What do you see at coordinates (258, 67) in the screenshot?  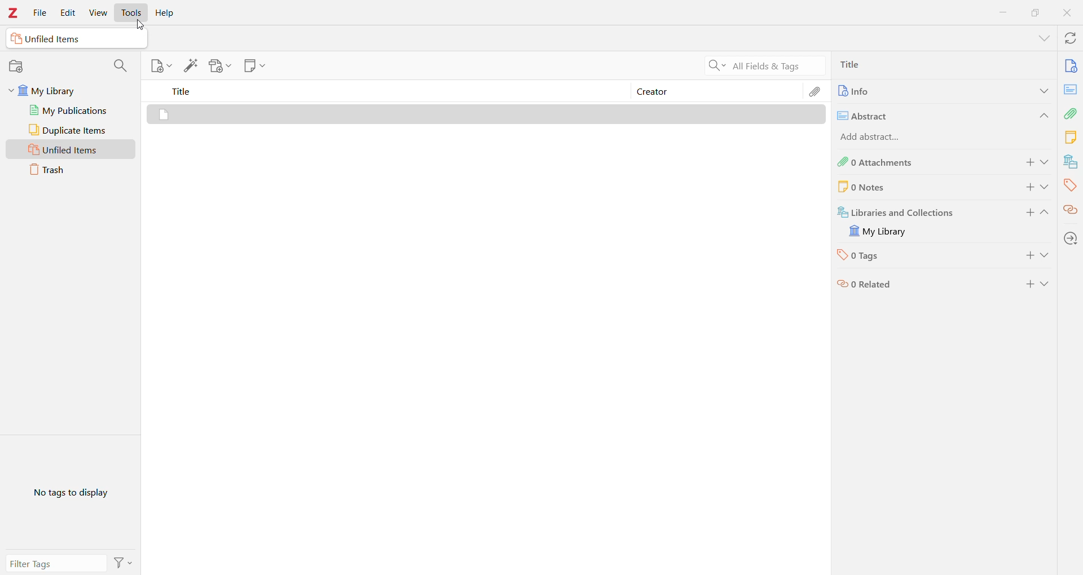 I see `New Note` at bounding box center [258, 67].